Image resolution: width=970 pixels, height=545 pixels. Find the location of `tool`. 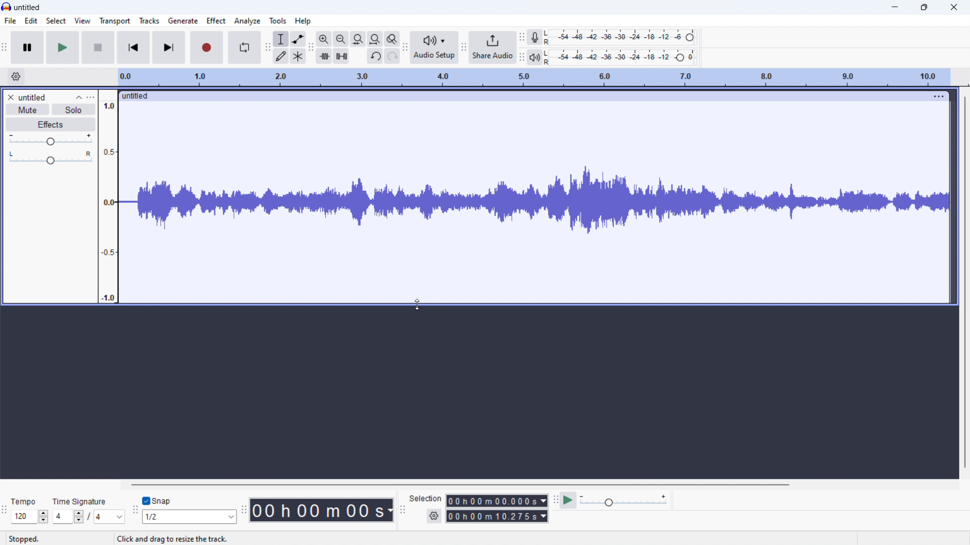

tool is located at coordinates (278, 21).